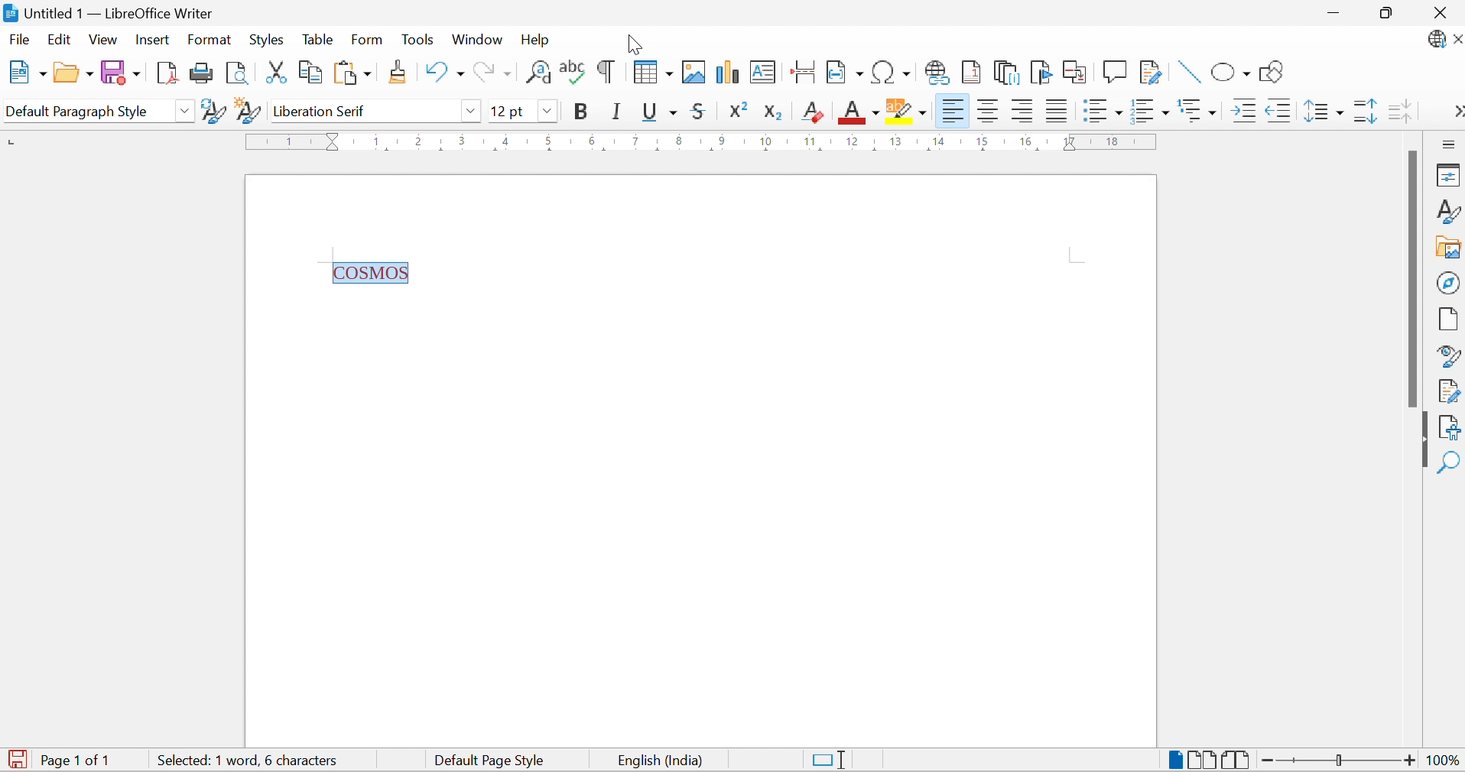 This screenshot has height=772, width=1465. Describe the element at coordinates (463, 140) in the screenshot. I see `3` at that location.